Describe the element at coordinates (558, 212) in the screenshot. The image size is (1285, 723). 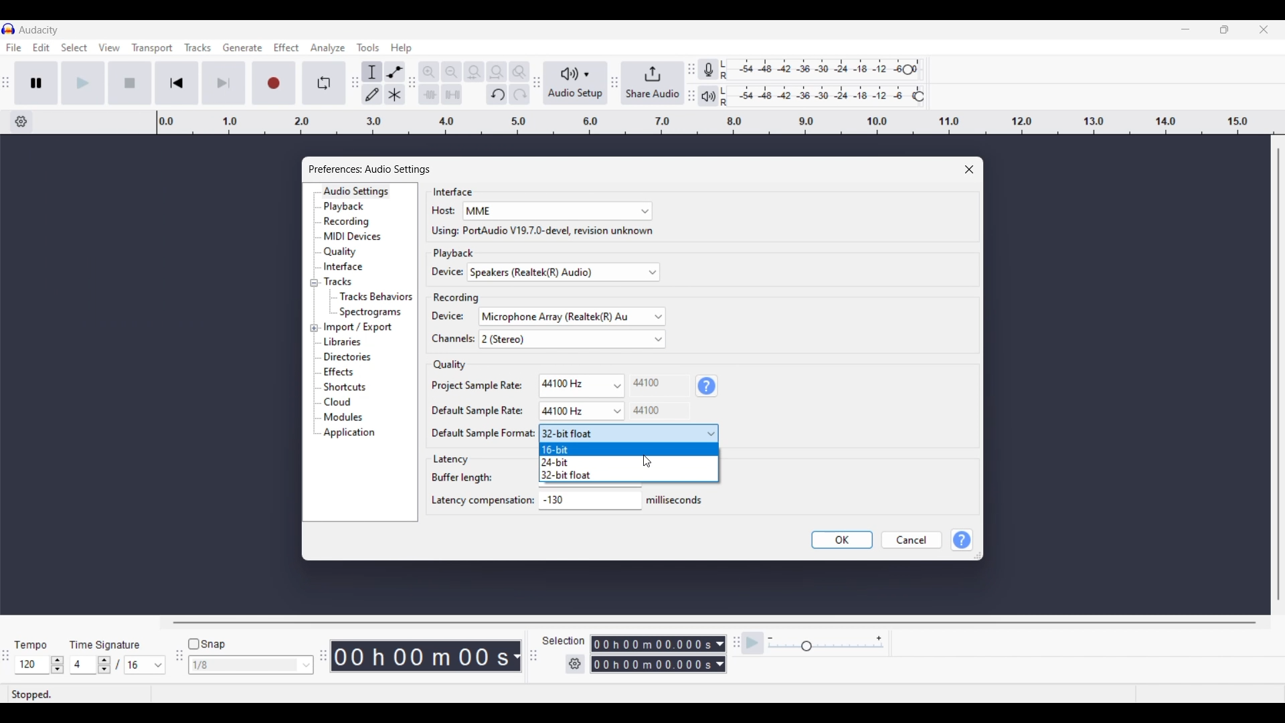
I see `Host options` at that location.